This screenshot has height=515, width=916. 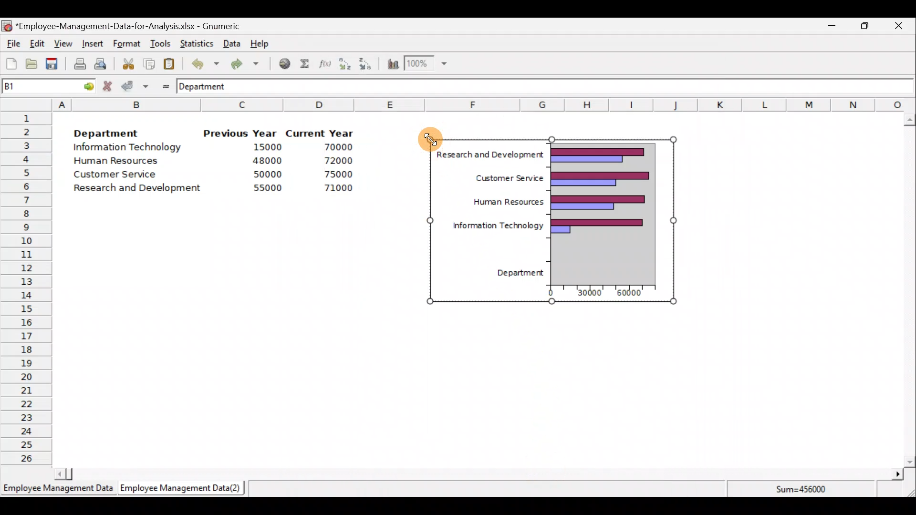 I want to click on Customer Service, so click(x=117, y=176).